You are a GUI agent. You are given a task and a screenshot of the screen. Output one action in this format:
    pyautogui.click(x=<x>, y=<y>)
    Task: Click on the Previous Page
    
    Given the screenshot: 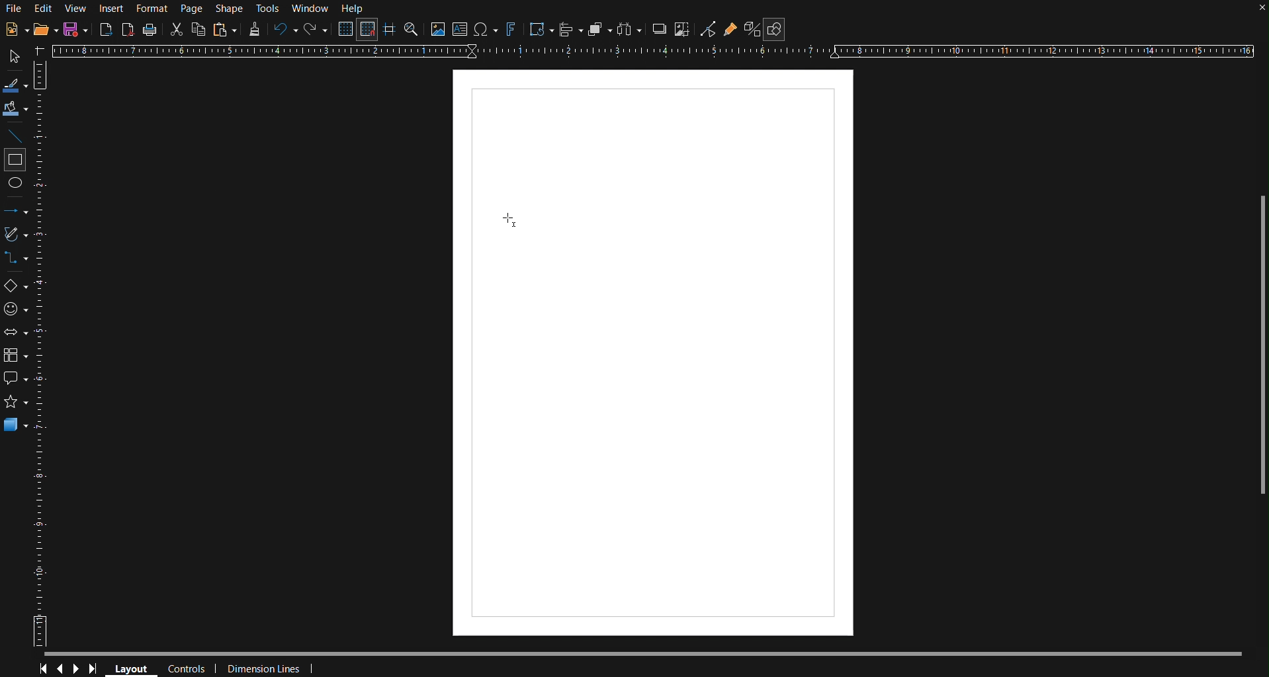 What is the action you would take?
    pyautogui.click(x=60, y=669)
    